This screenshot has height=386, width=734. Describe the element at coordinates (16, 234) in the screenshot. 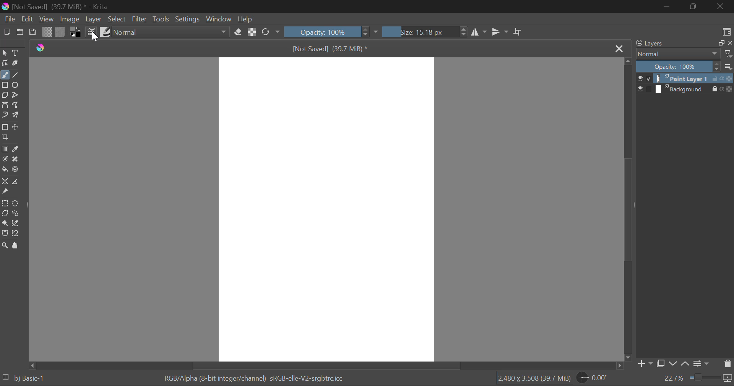

I see `Magnetic Selection` at that location.